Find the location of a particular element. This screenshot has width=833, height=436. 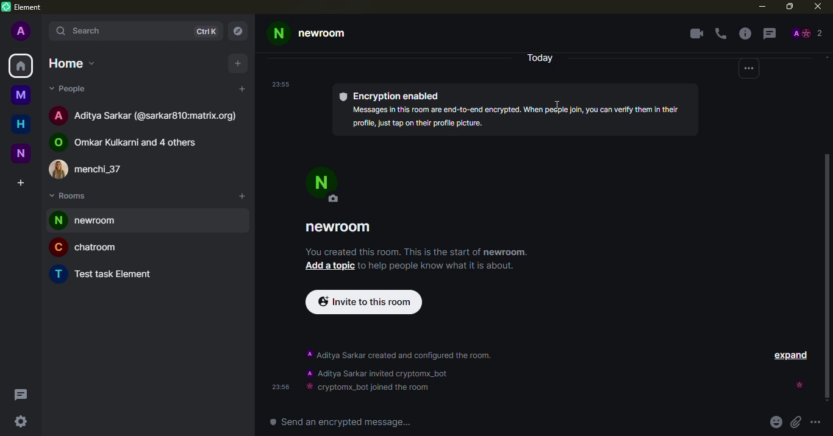

navigator is located at coordinates (240, 28).